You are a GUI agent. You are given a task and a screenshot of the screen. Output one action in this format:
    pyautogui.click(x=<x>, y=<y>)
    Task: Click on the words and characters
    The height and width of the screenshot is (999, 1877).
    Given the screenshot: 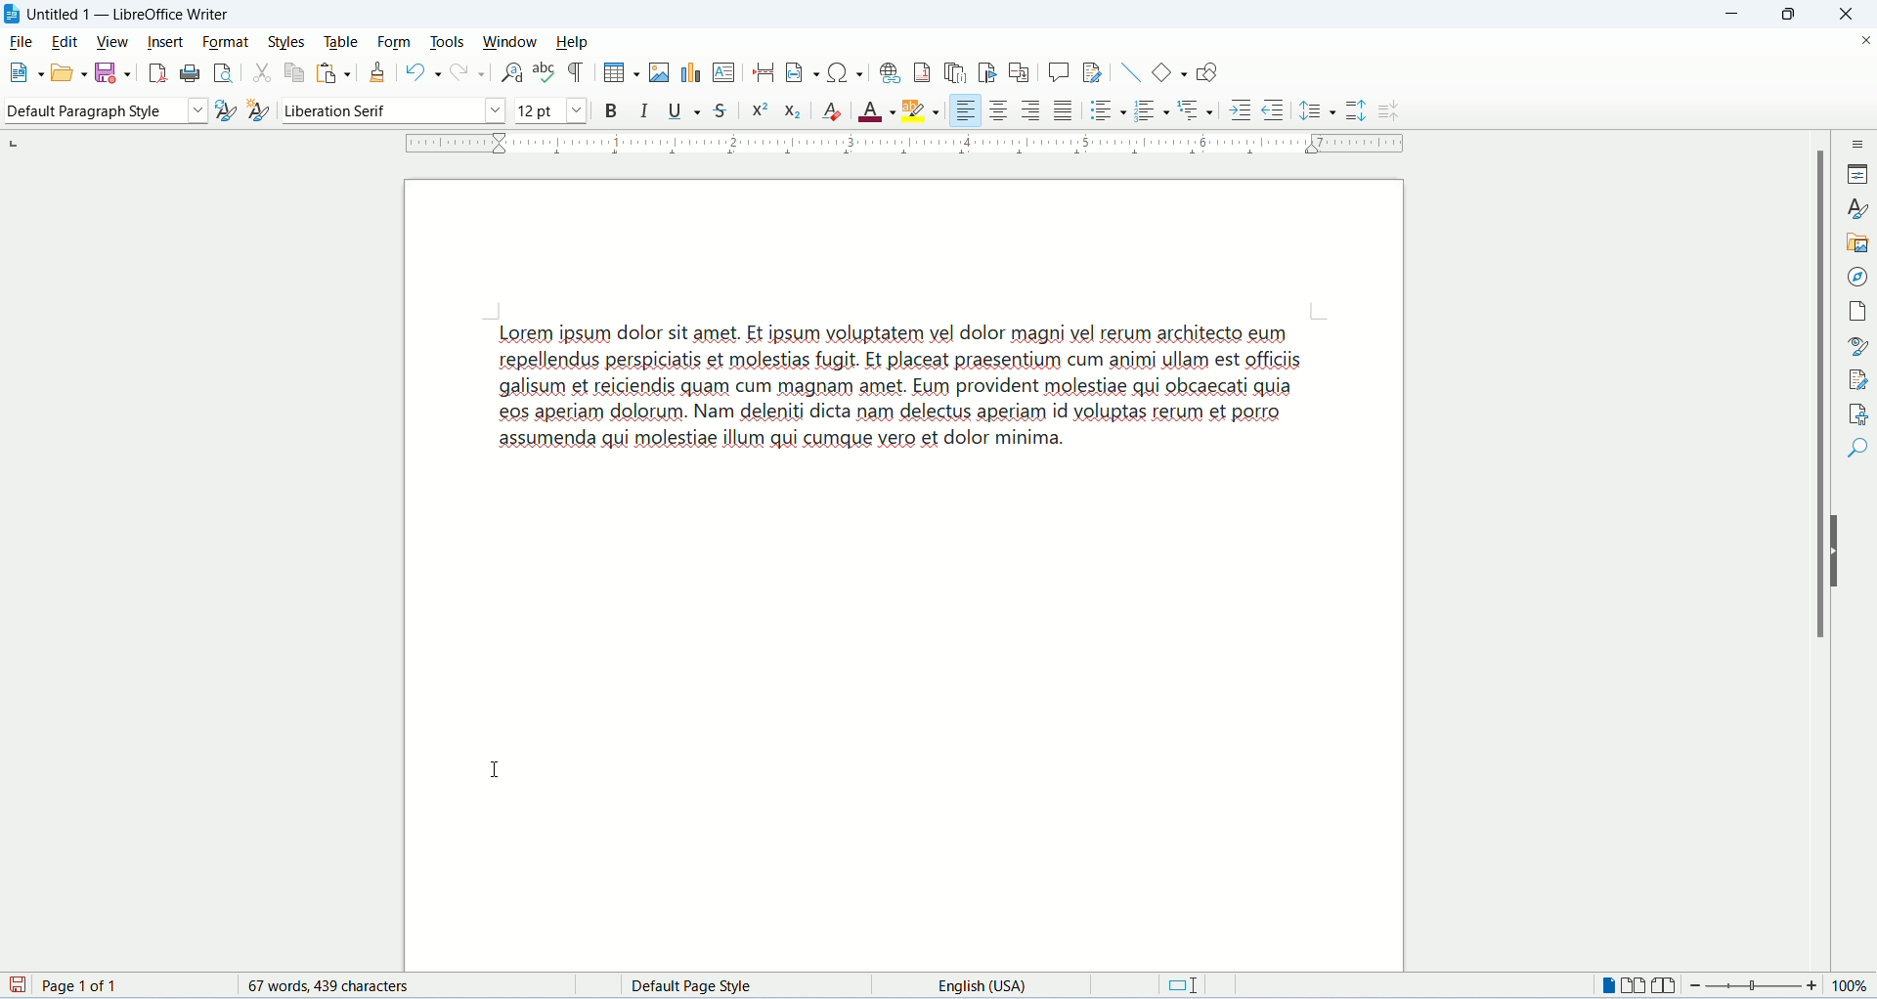 What is the action you would take?
    pyautogui.click(x=330, y=987)
    